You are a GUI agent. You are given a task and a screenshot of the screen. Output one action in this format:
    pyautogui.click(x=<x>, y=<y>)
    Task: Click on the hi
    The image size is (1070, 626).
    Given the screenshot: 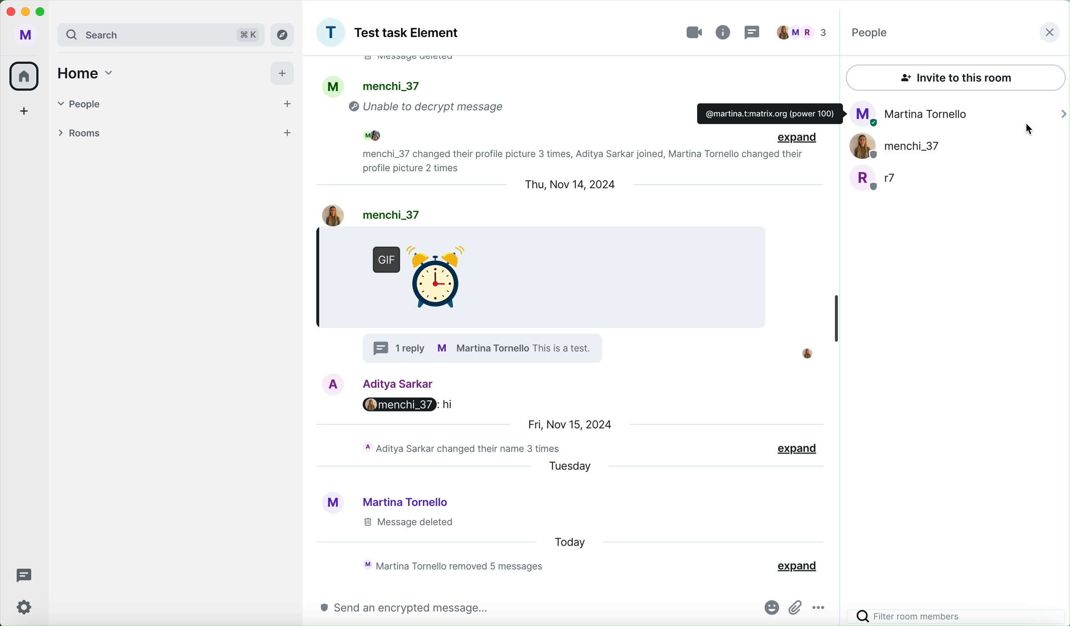 What is the action you would take?
    pyautogui.click(x=447, y=403)
    